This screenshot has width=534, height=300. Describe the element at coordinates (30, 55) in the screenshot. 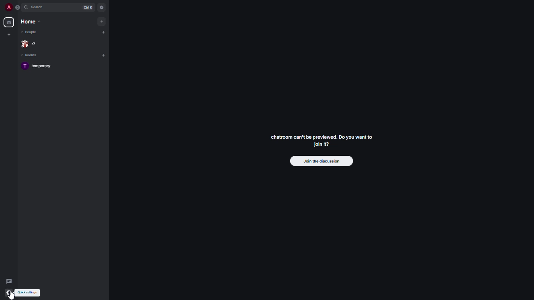

I see `rooms` at that location.